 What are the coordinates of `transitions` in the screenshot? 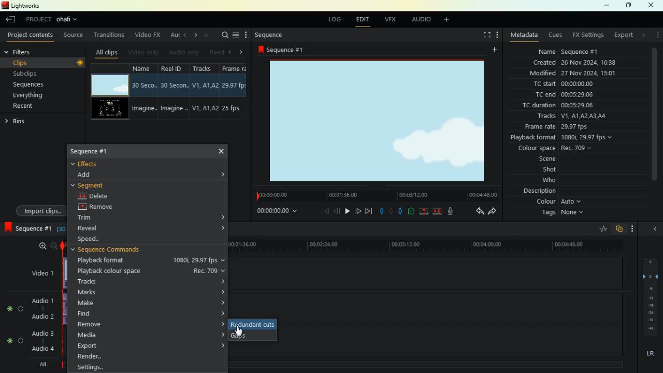 It's located at (111, 35).